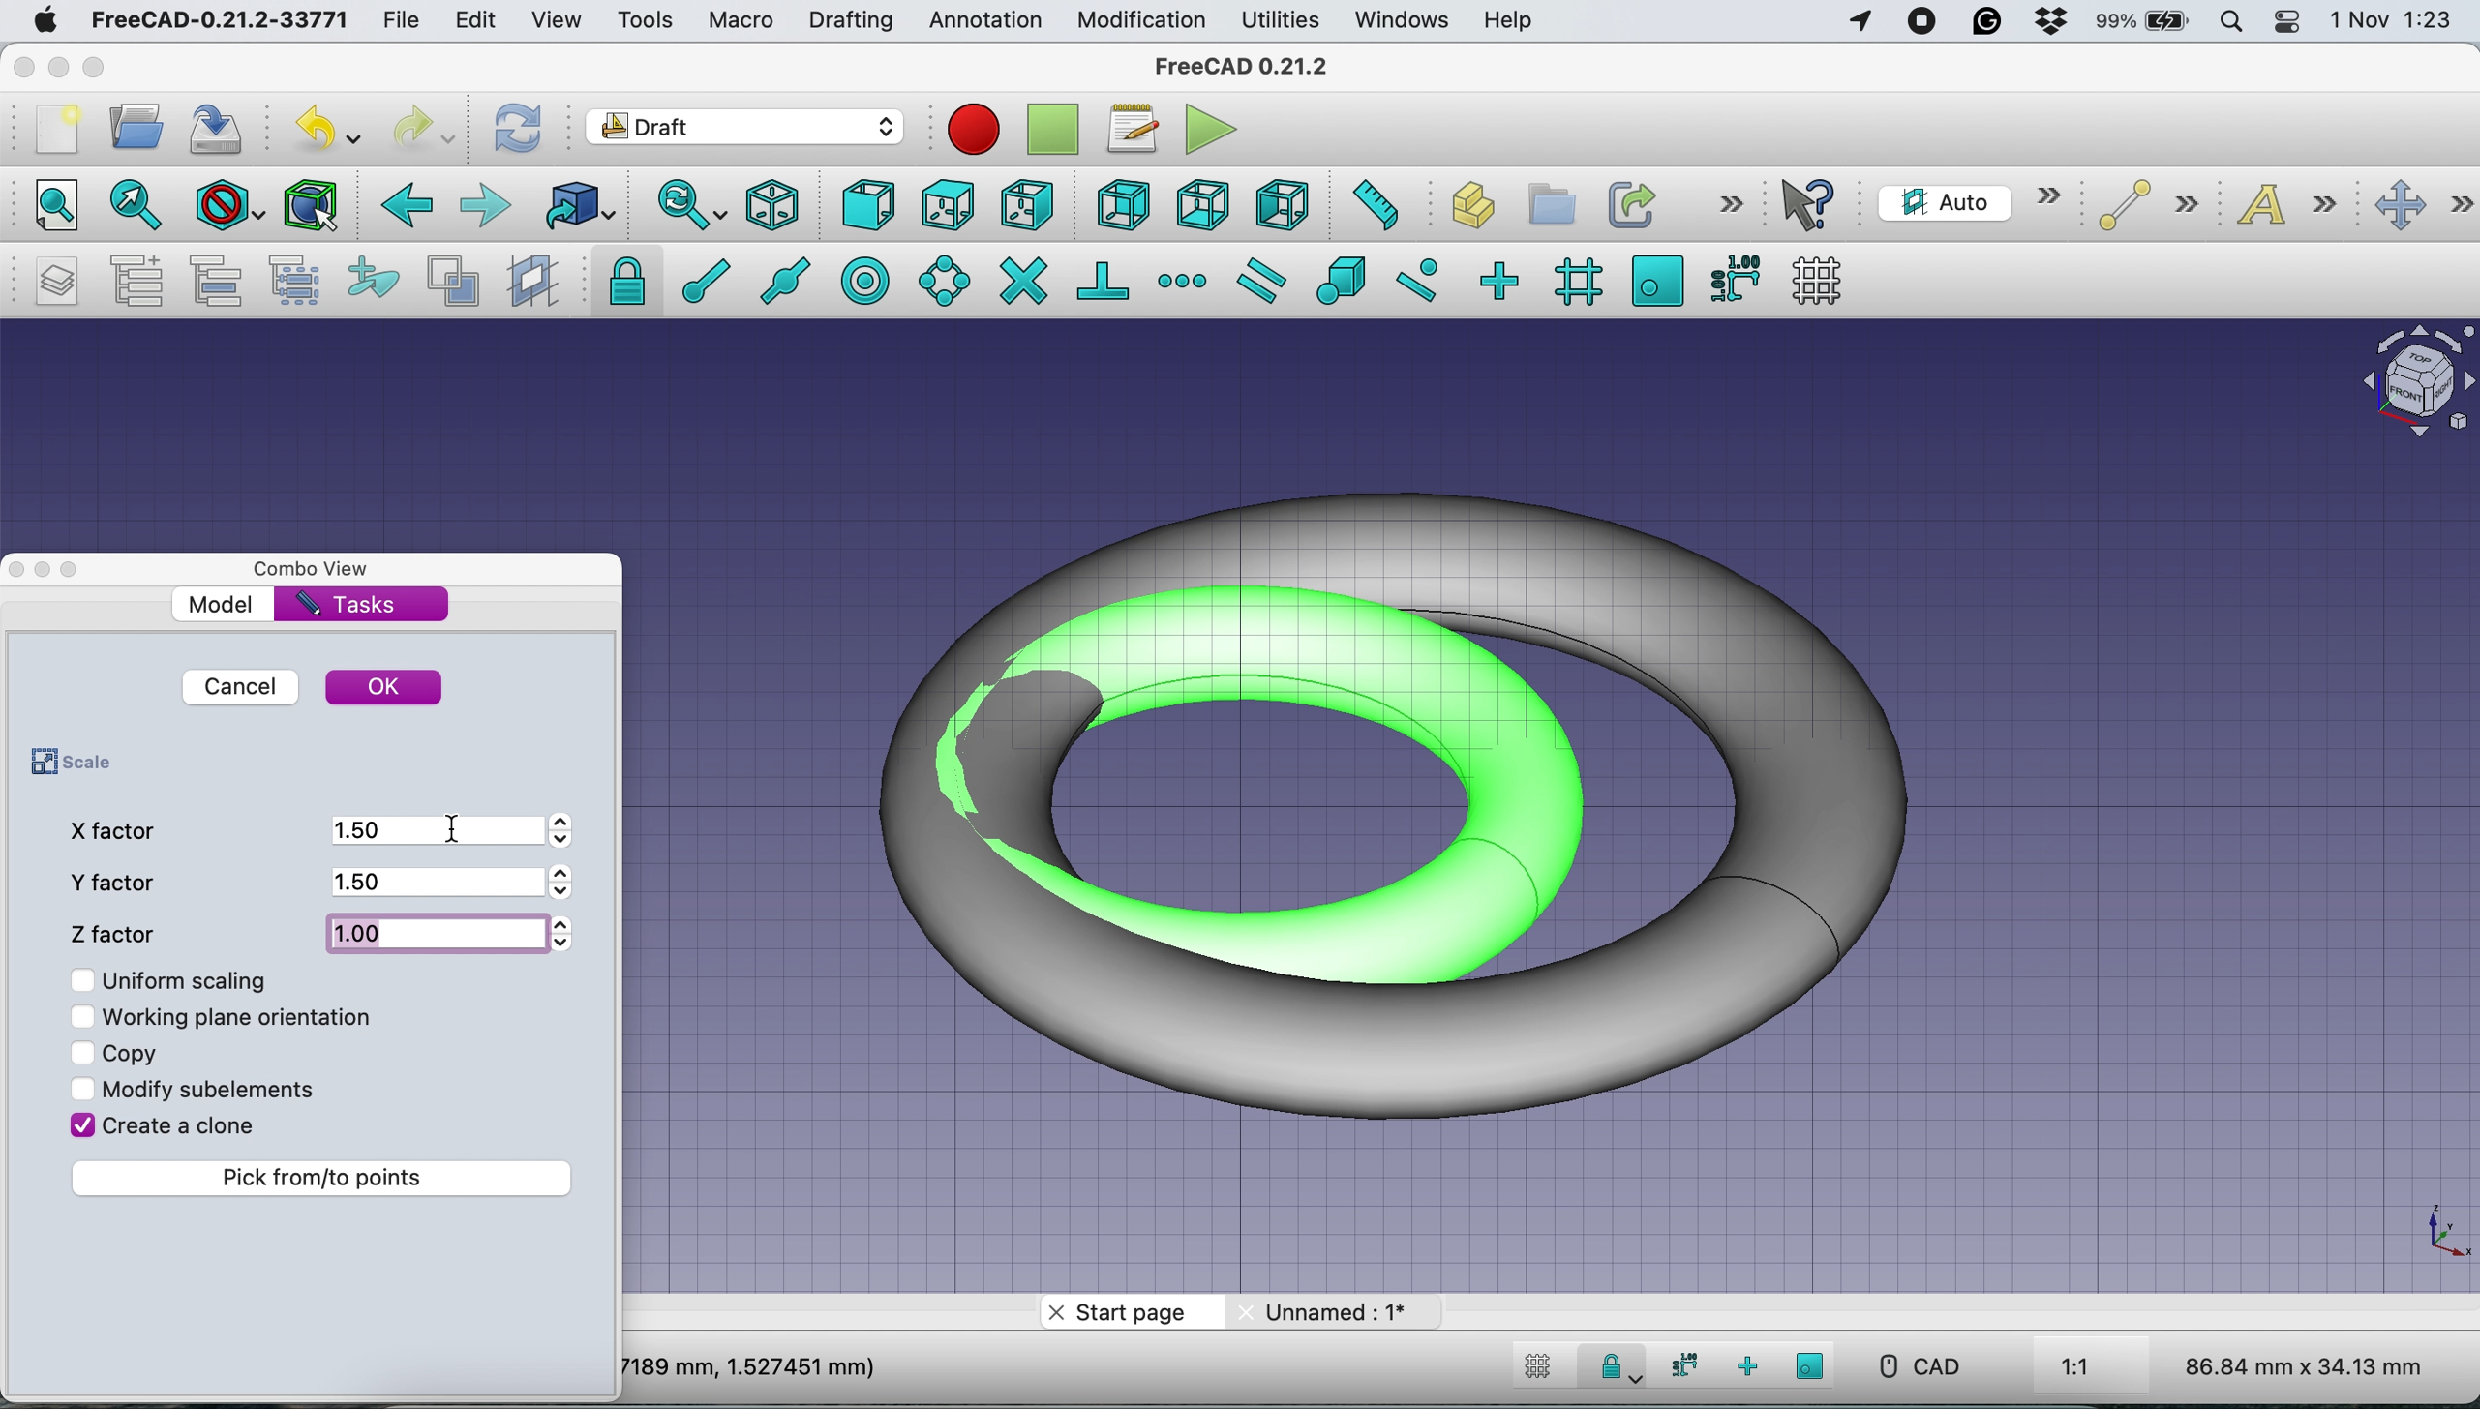 This screenshot has width=2480, height=1409. I want to click on ok, so click(386, 688).